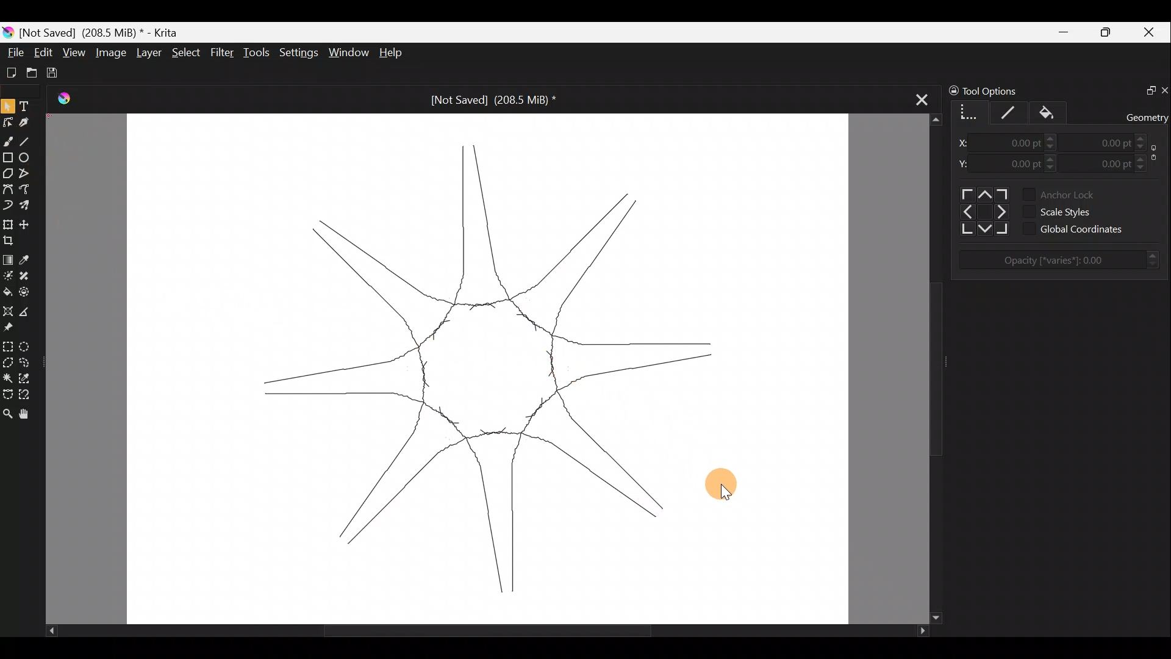 This screenshot has height=659, width=1171. I want to click on Bezier curve tool, so click(7, 190).